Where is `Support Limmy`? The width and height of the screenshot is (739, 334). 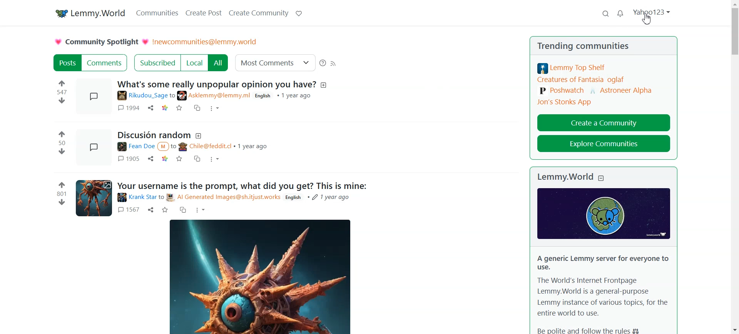
Support Limmy is located at coordinates (298, 13).